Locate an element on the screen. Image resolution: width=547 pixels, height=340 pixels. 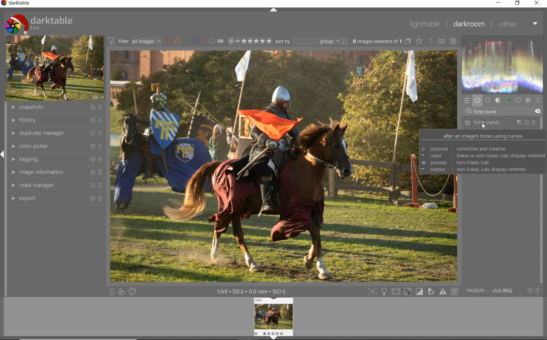
Sort by is located at coordinates (312, 41).